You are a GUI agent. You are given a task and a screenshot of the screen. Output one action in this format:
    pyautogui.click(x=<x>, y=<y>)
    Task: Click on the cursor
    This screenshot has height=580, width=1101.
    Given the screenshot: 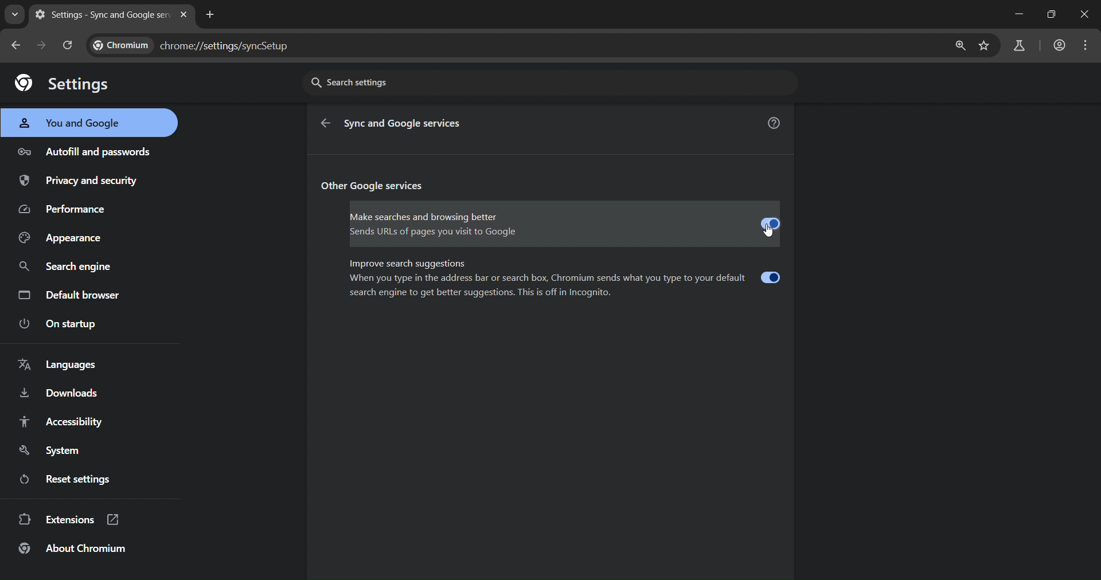 What is the action you would take?
    pyautogui.click(x=768, y=234)
    